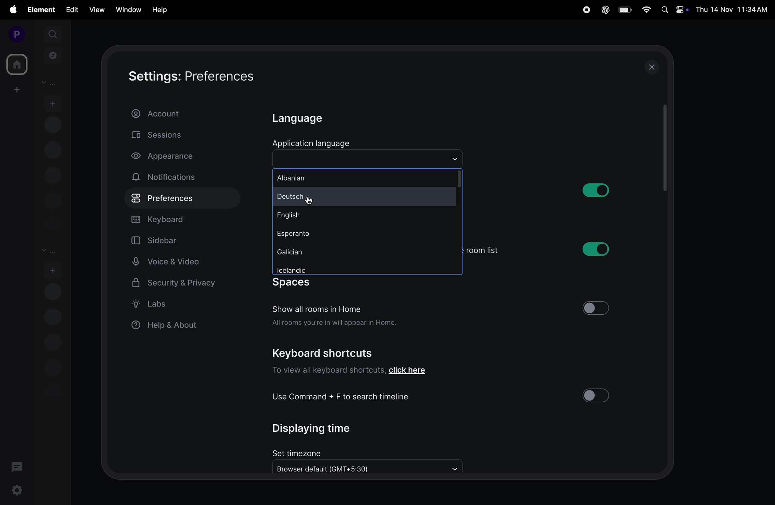  I want to click on people, so click(49, 83).